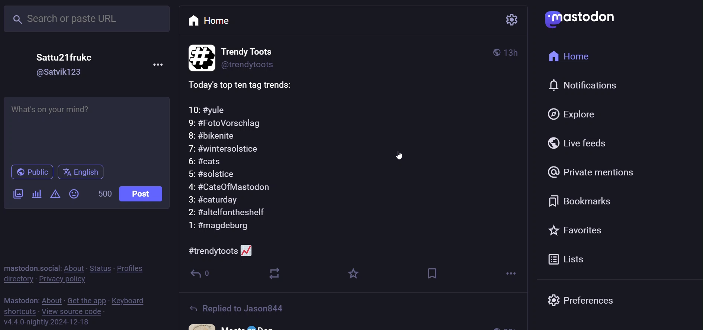  What do you see at coordinates (492, 52) in the screenshot?
I see `public` at bounding box center [492, 52].